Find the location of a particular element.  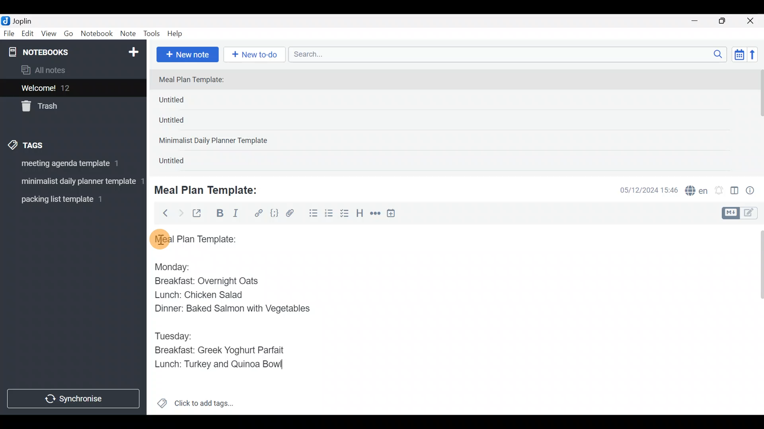

All notes is located at coordinates (71, 71).